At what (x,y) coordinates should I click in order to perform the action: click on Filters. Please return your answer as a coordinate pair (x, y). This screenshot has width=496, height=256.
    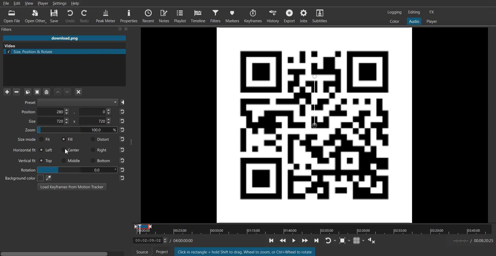
    Looking at the image, I should click on (216, 16).